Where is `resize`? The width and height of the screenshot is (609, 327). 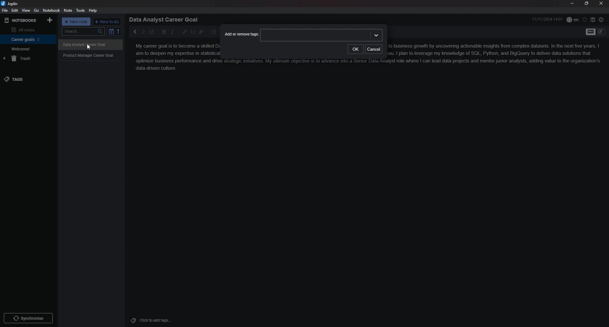 resize is located at coordinates (587, 3).